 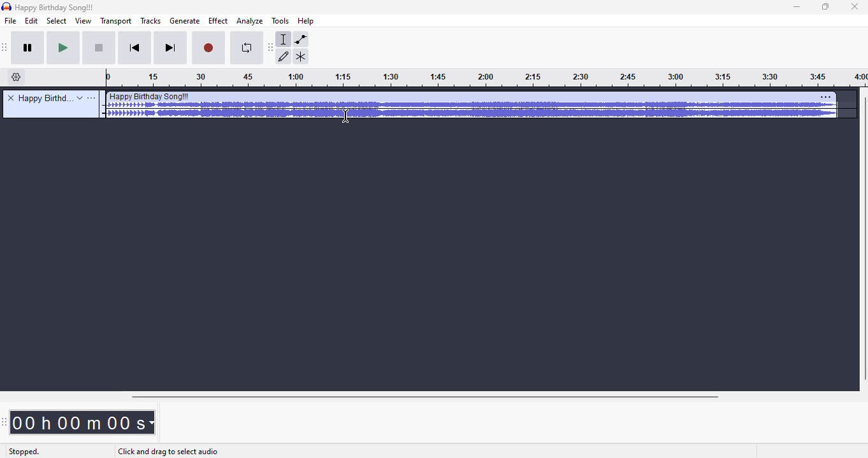 I want to click on title, so click(x=46, y=98).